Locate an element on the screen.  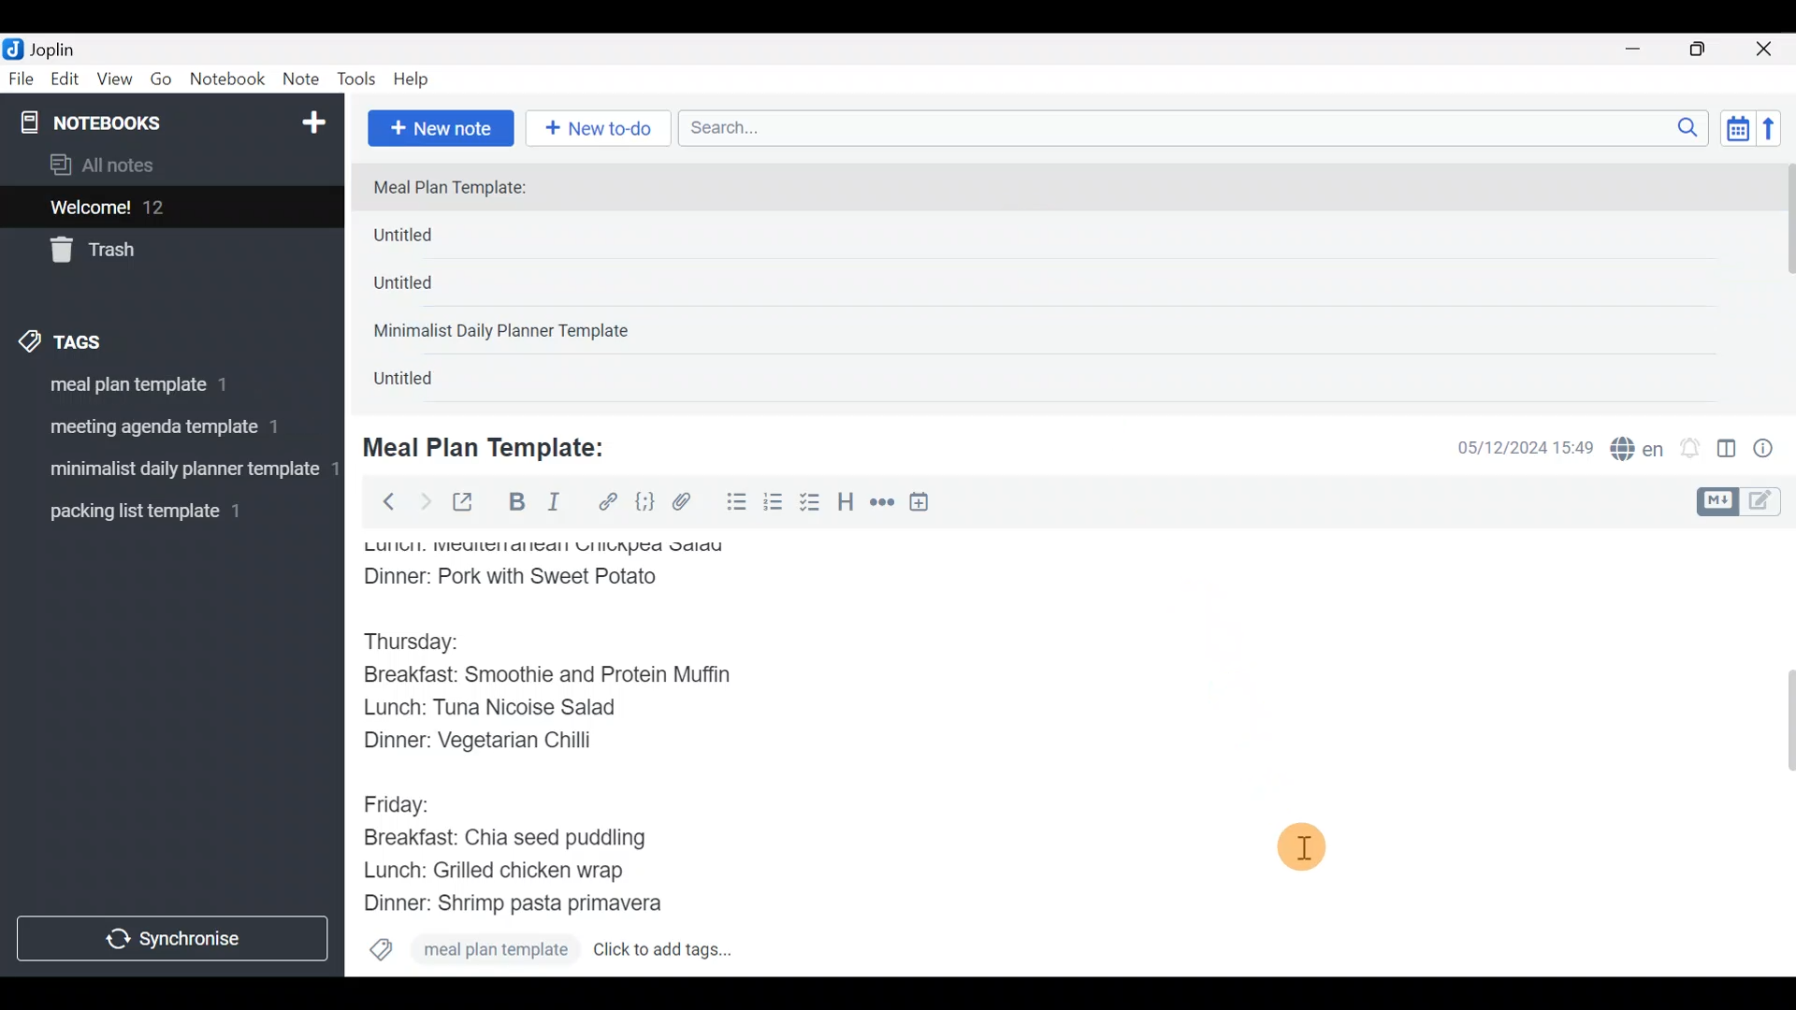
Hyperlink is located at coordinates (608, 502).